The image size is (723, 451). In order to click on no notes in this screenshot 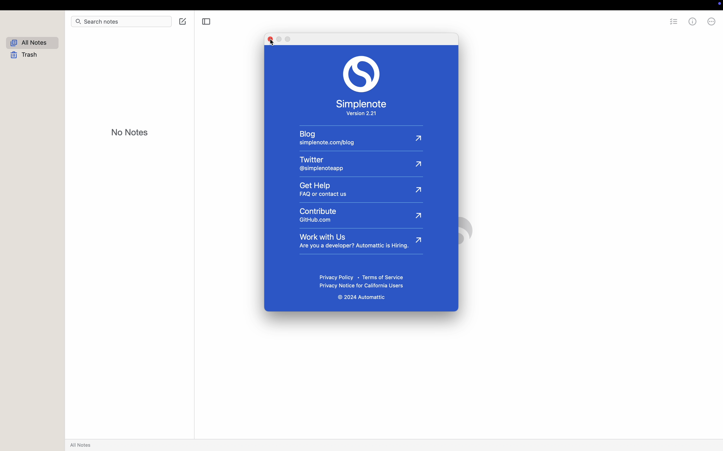, I will do `click(130, 132)`.